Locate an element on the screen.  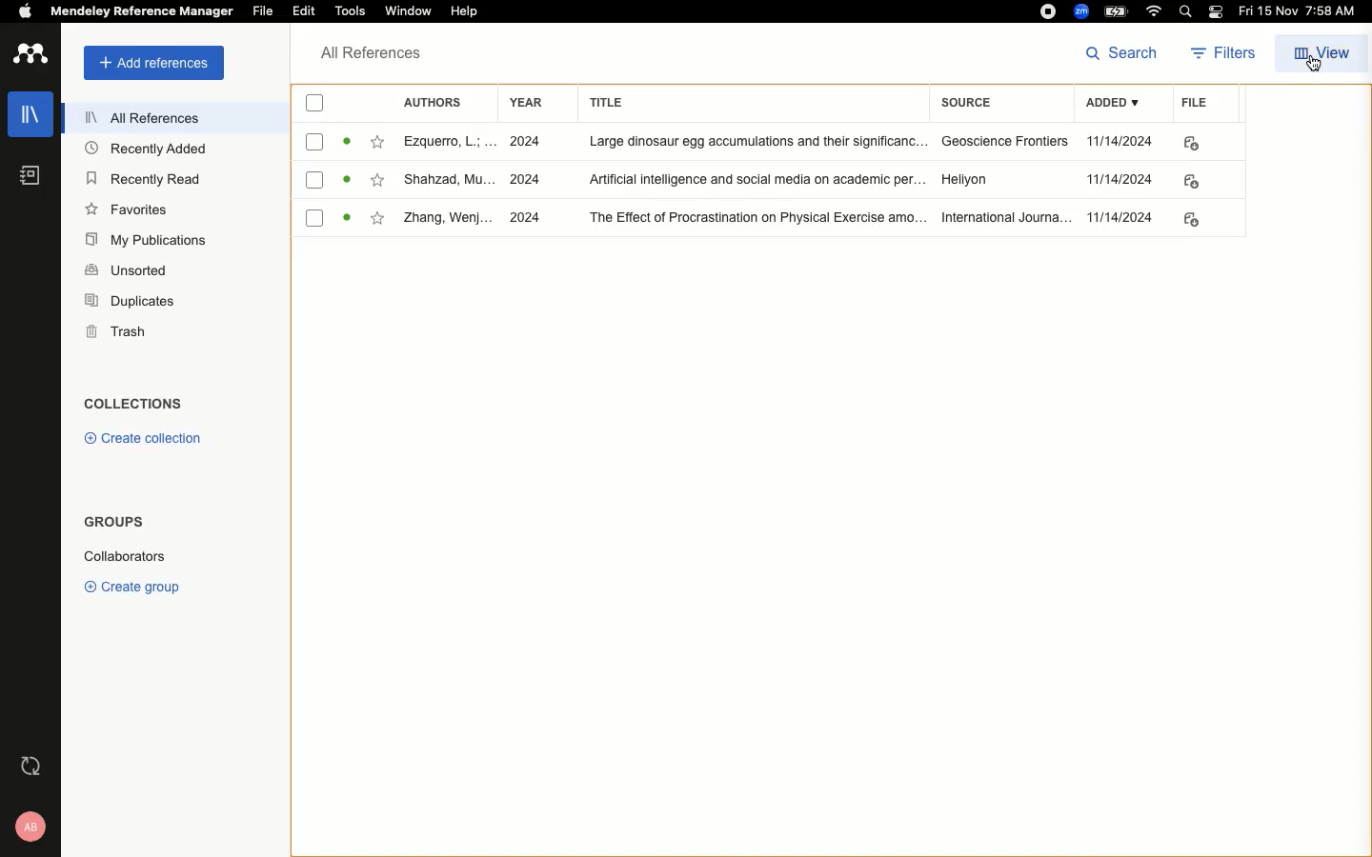
All references is located at coordinates (132, 117).